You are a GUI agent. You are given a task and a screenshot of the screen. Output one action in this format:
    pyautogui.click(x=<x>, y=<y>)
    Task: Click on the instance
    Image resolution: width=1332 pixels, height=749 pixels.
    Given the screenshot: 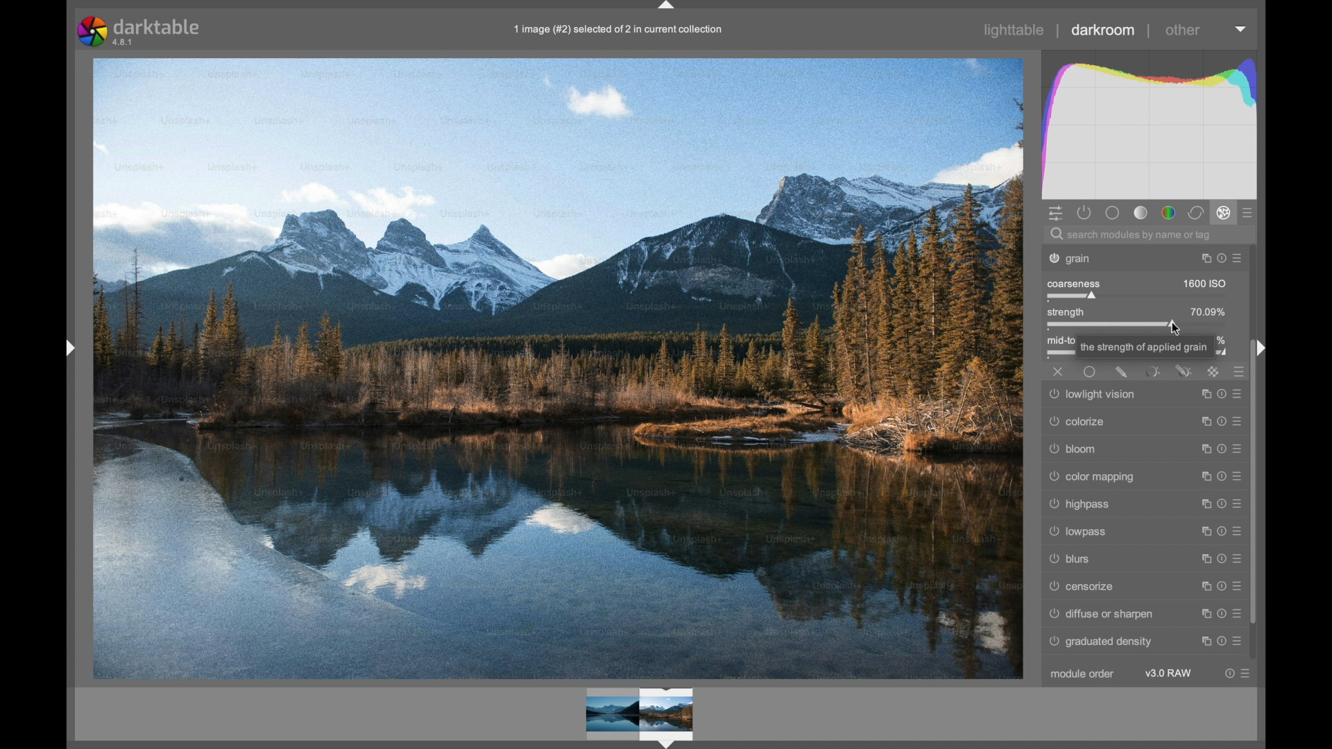 What is the action you would take?
    pyautogui.click(x=1201, y=505)
    